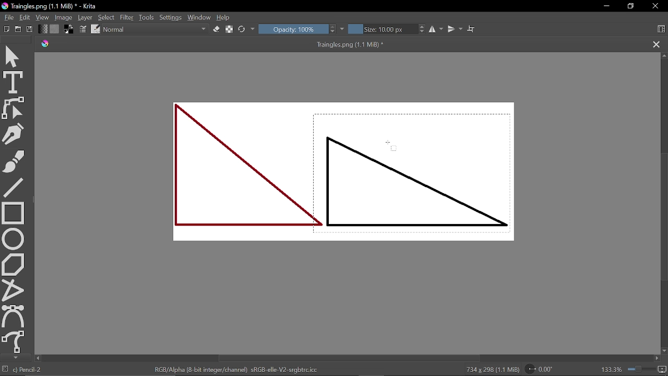 This screenshot has width=668, height=376. I want to click on Move up, so click(664, 55).